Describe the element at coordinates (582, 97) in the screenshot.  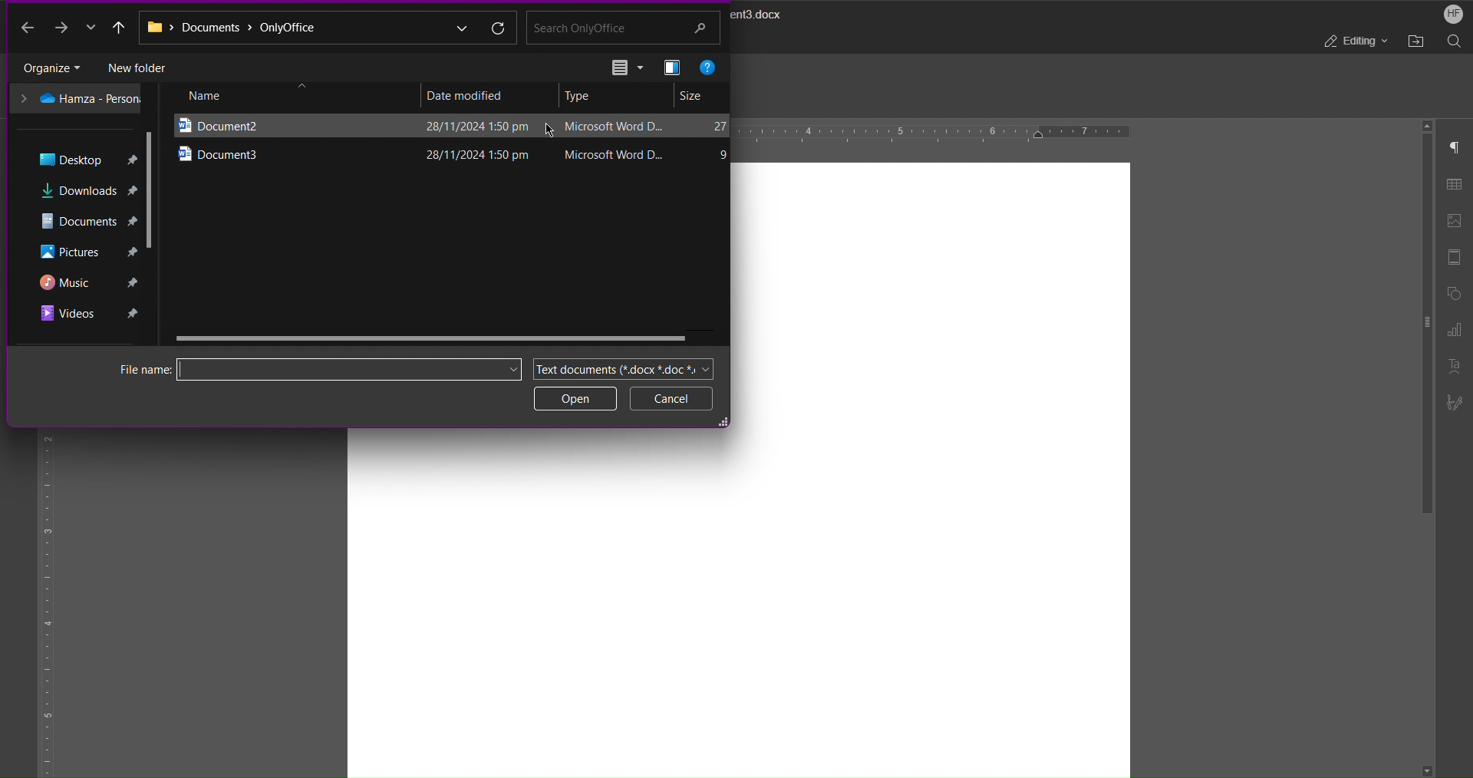
I see `Type` at that location.